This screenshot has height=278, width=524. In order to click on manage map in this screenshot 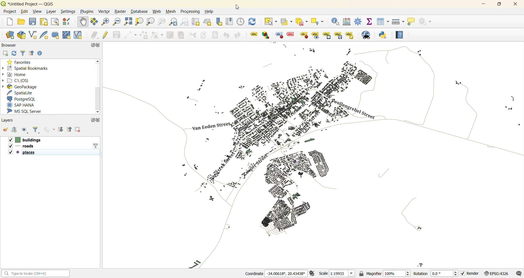, I will do `click(25, 130)`.